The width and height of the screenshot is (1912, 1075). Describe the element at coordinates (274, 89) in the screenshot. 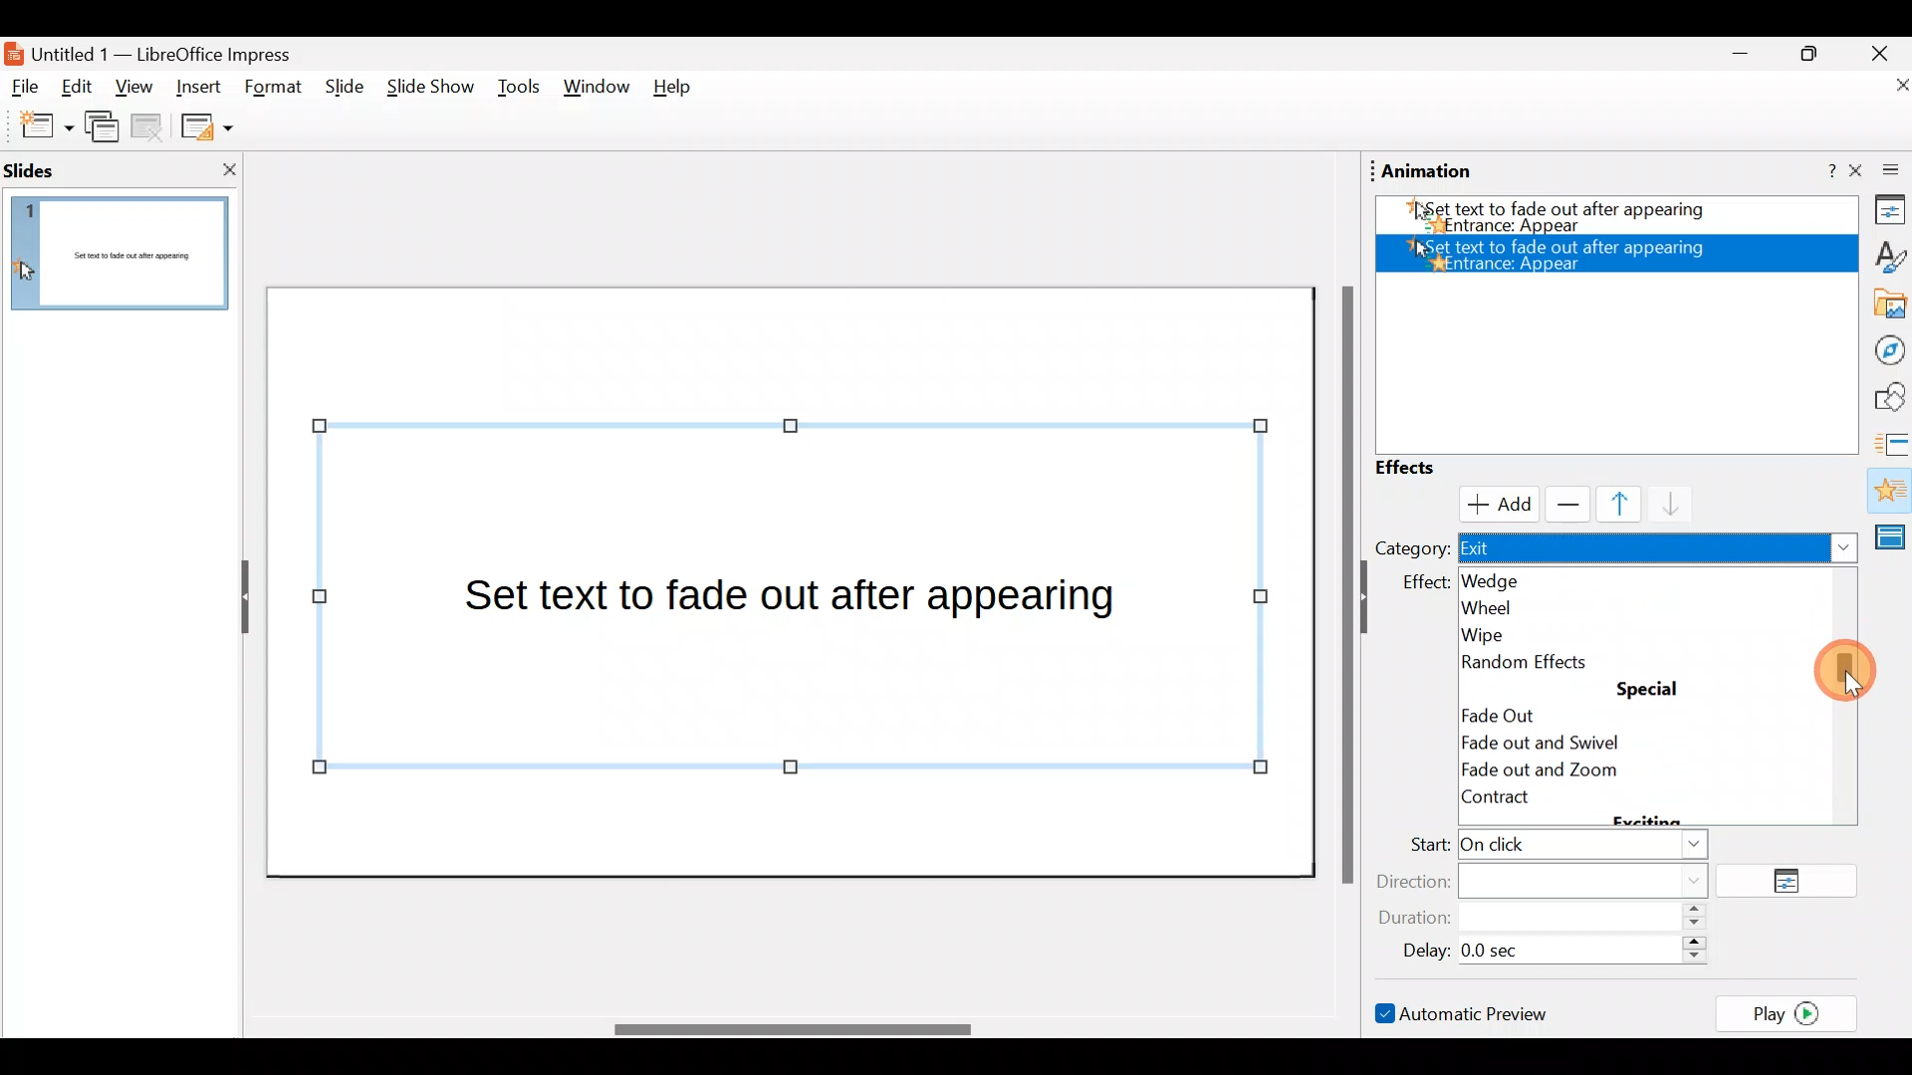

I see `Format` at that location.